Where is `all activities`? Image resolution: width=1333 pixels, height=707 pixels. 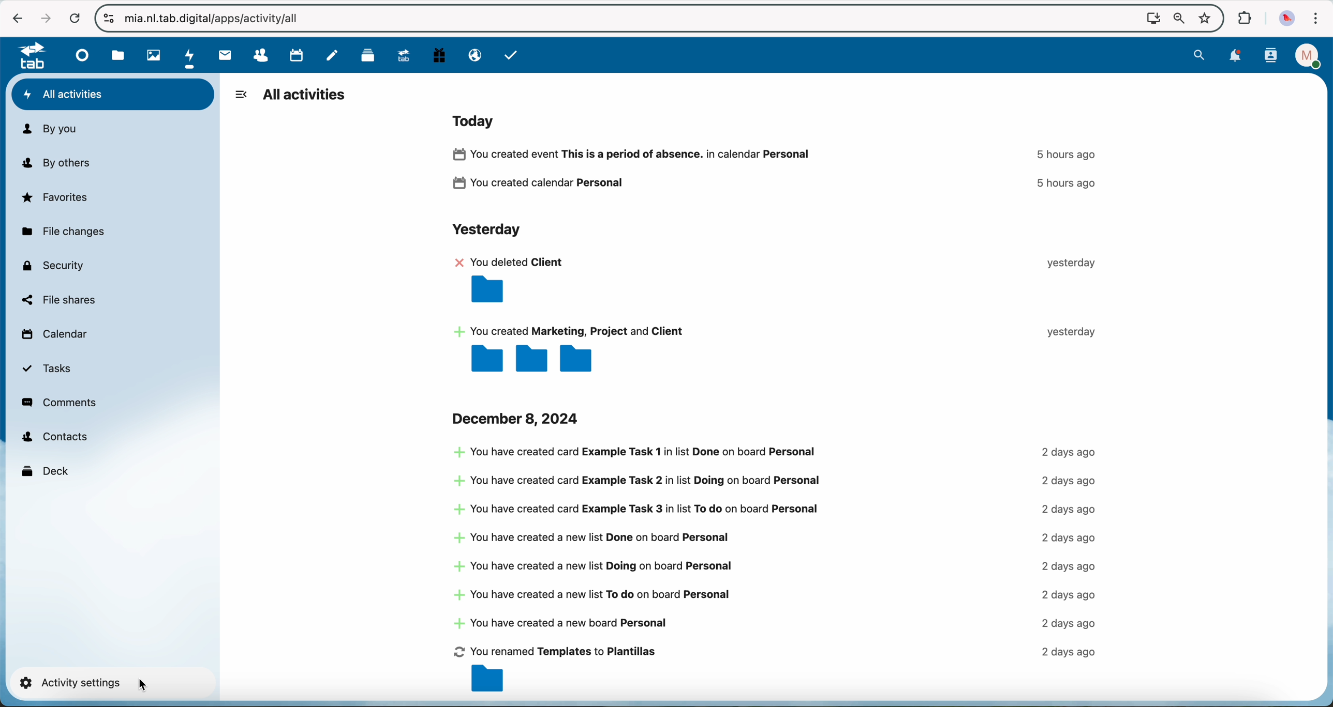
all activities is located at coordinates (305, 96).